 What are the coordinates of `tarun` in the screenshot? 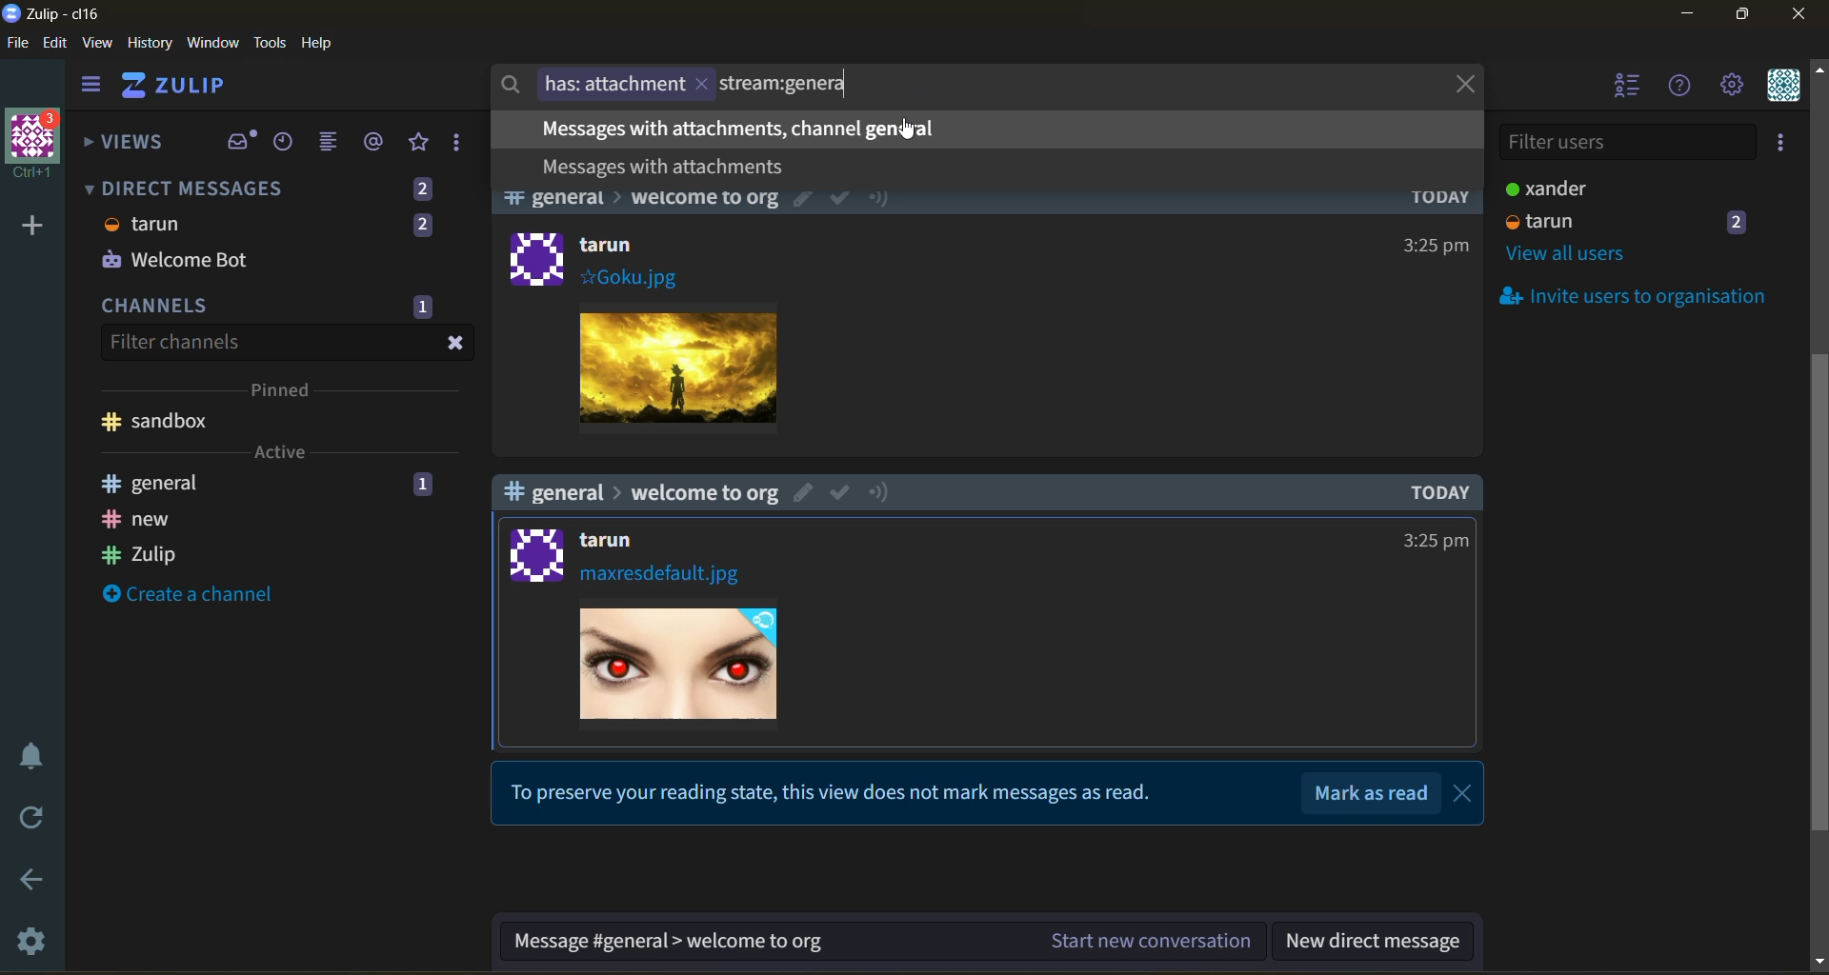 It's located at (611, 244).